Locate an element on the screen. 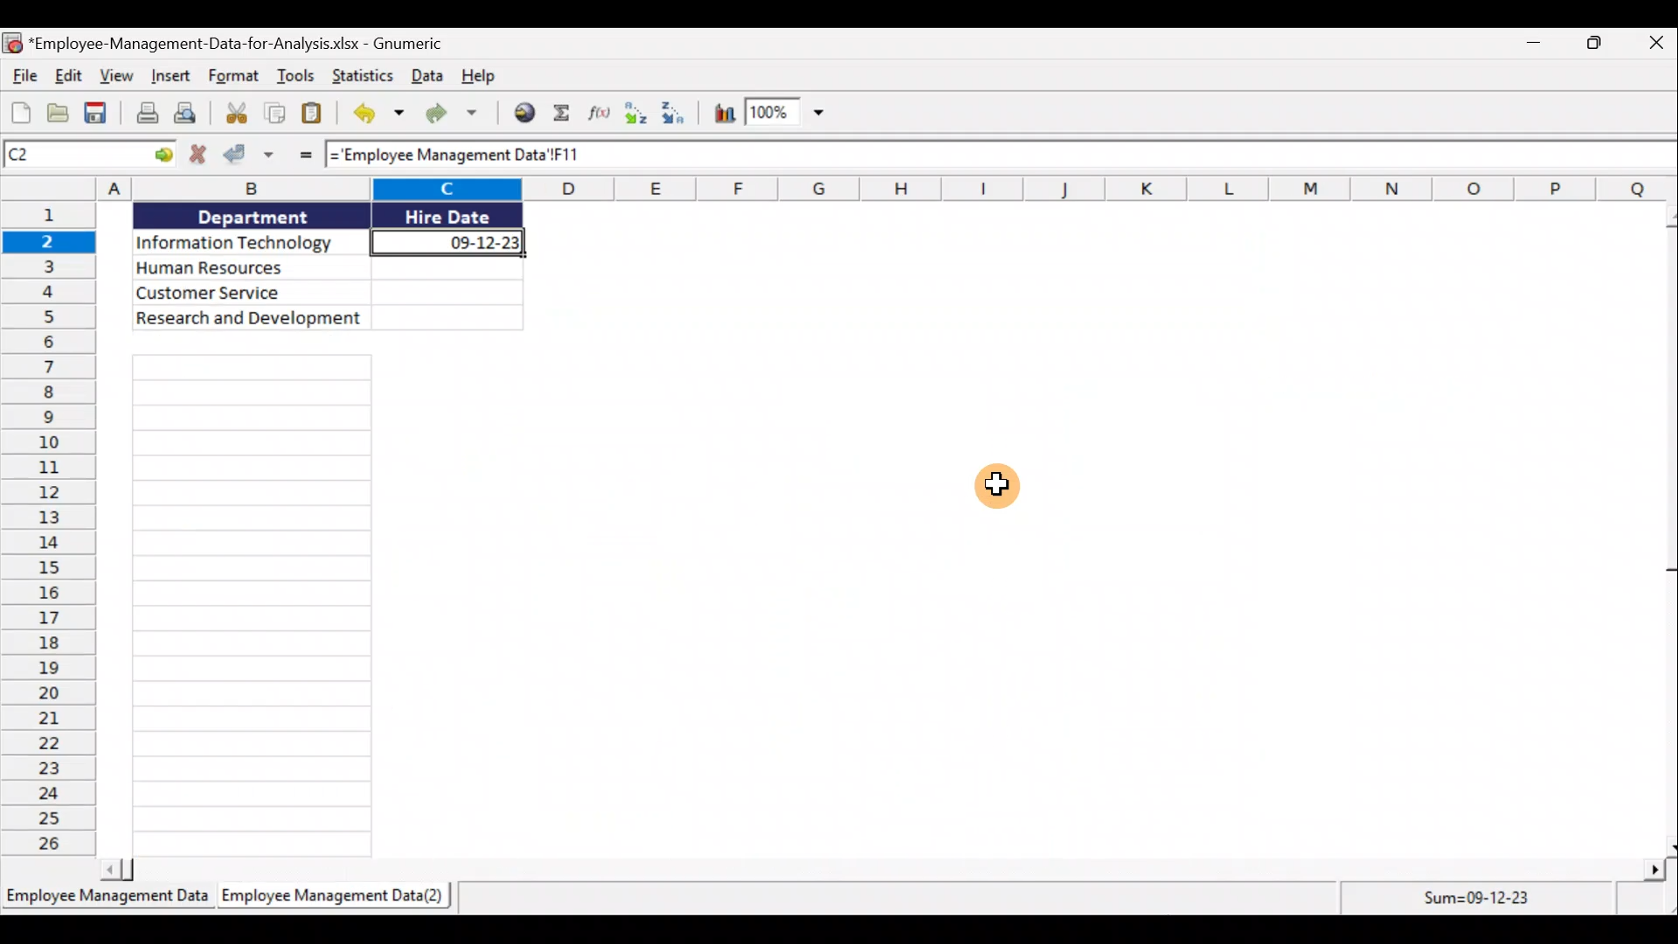  Edit is located at coordinates (67, 75).